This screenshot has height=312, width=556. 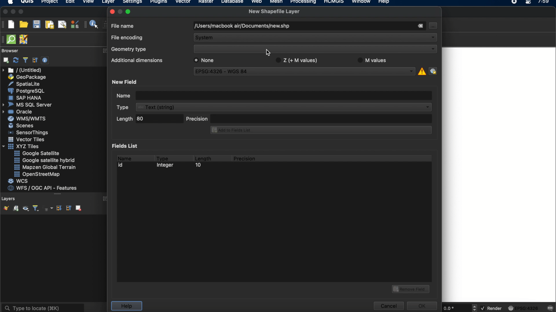 I want to click on precision, so click(x=245, y=159).